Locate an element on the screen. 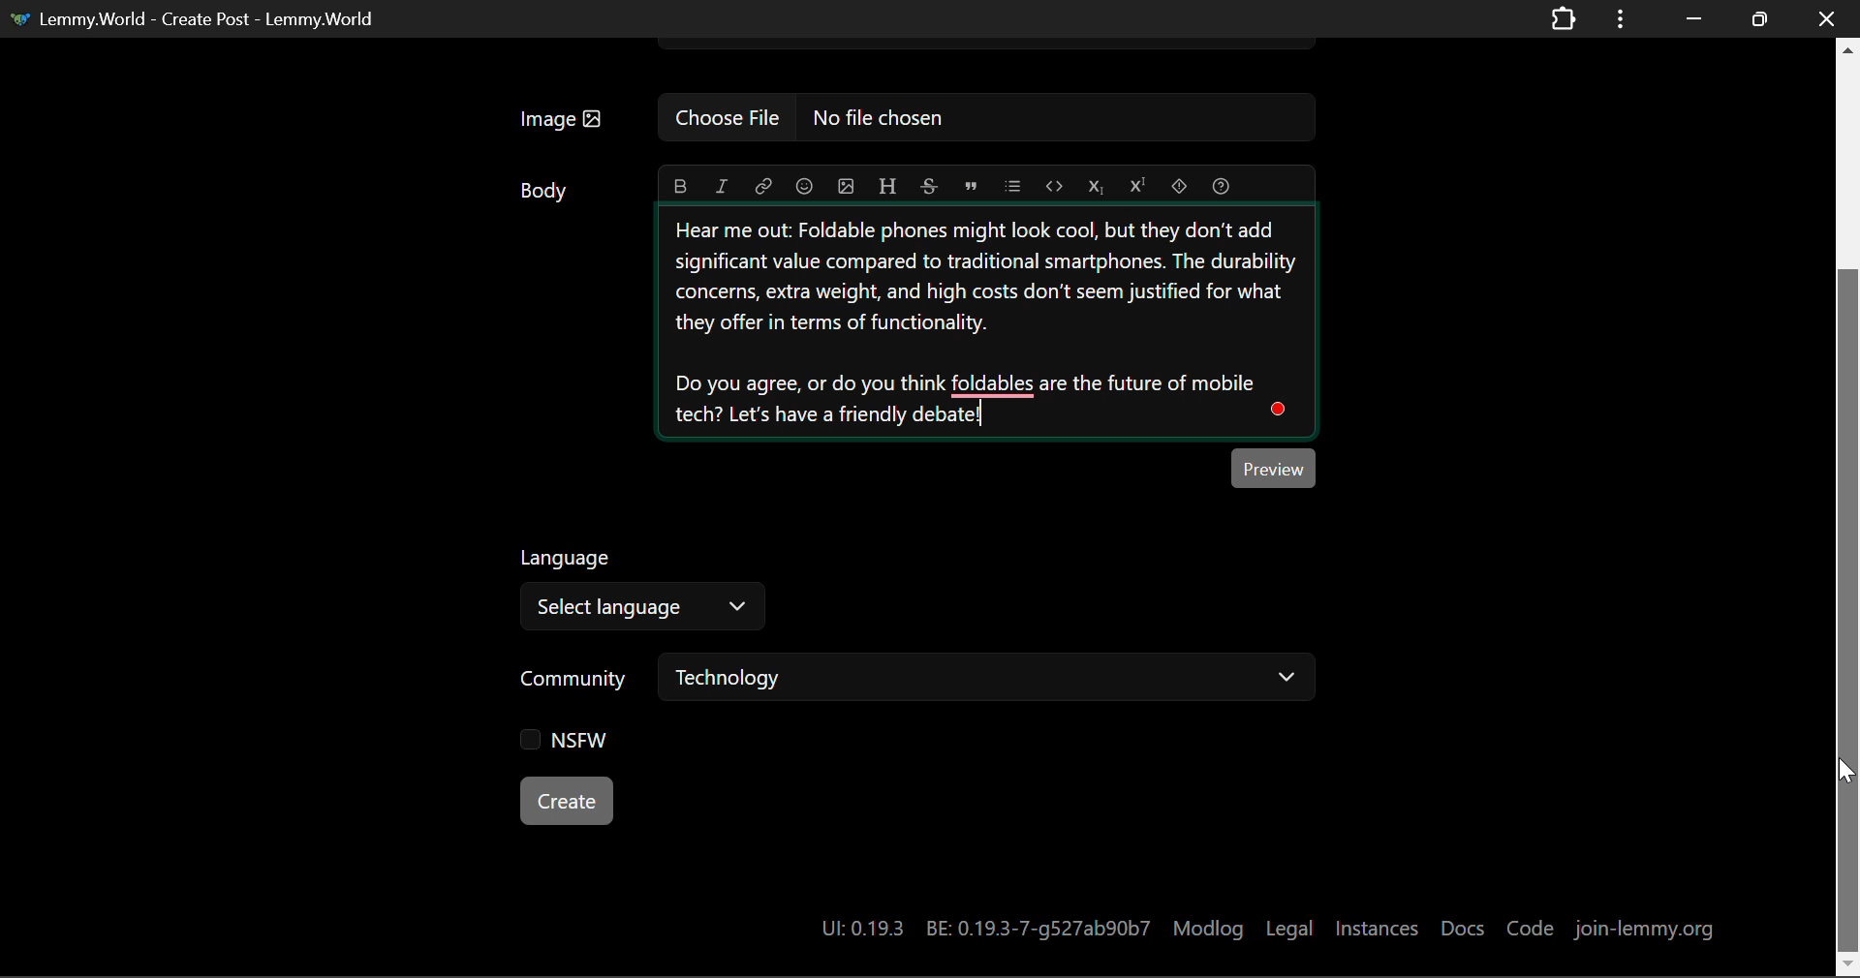 The width and height of the screenshot is (1860, 978). Code is located at coordinates (1529, 923).